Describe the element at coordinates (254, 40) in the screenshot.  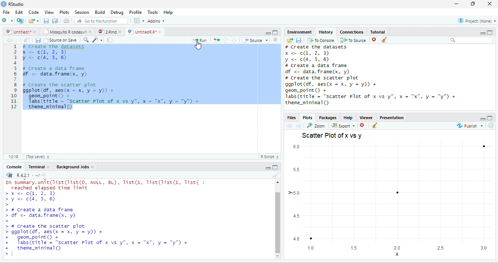
I see `Source` at that location.